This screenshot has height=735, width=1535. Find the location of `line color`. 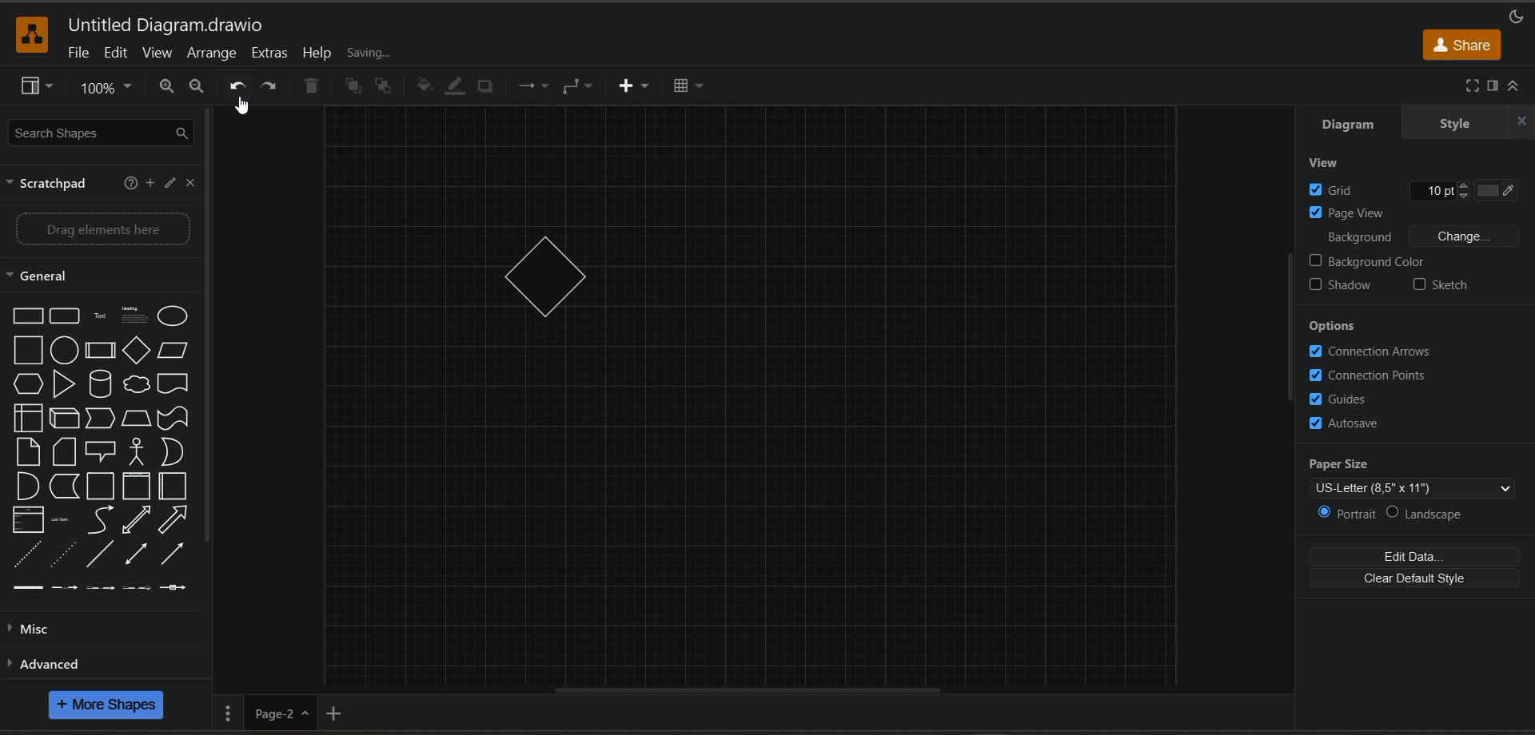

line color is located at coordinates (454, 88).